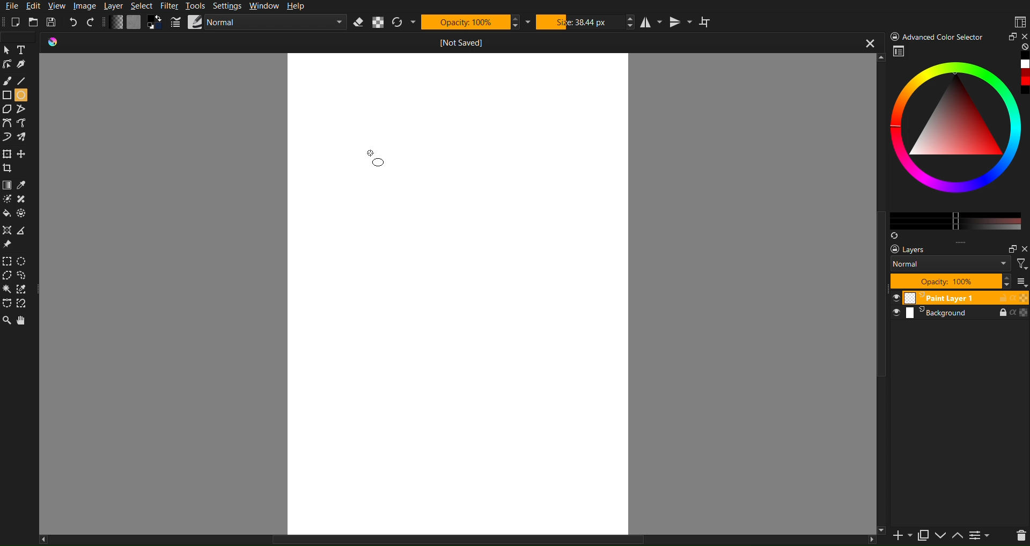 This screenshot has width=1030, height=546. I want to click on , so click(1024, 248).